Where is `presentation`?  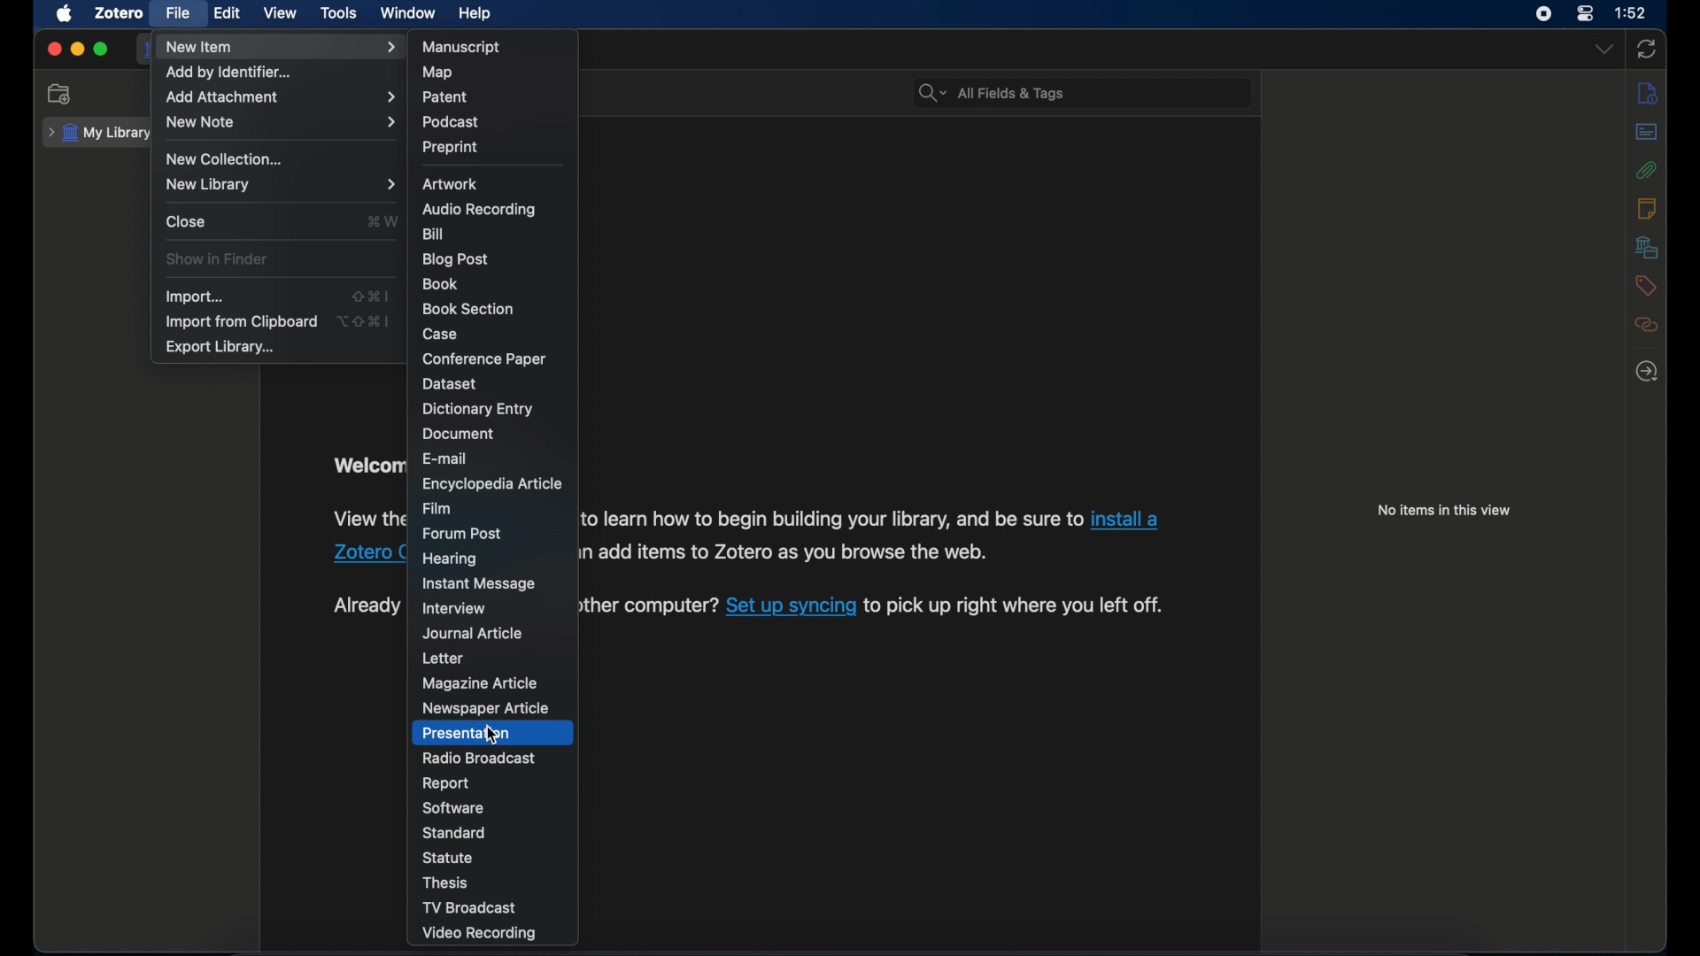 presentation is located at coordinates (467, 734).